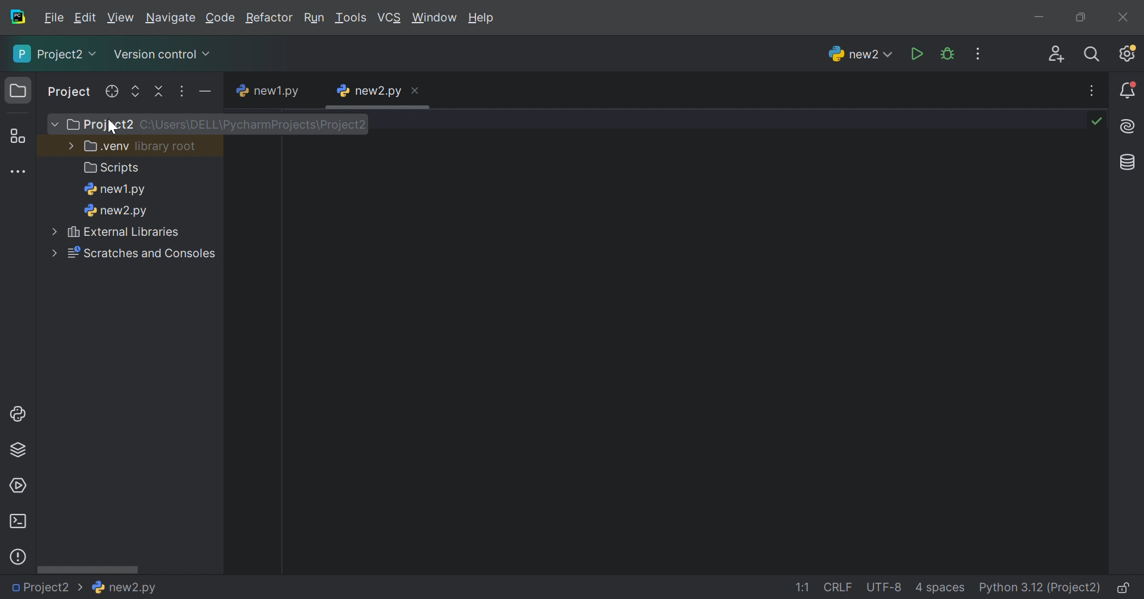 Image resolution: width=1144 pixels, height=599 pixels. I want to click on Problems, so click(20, 557).